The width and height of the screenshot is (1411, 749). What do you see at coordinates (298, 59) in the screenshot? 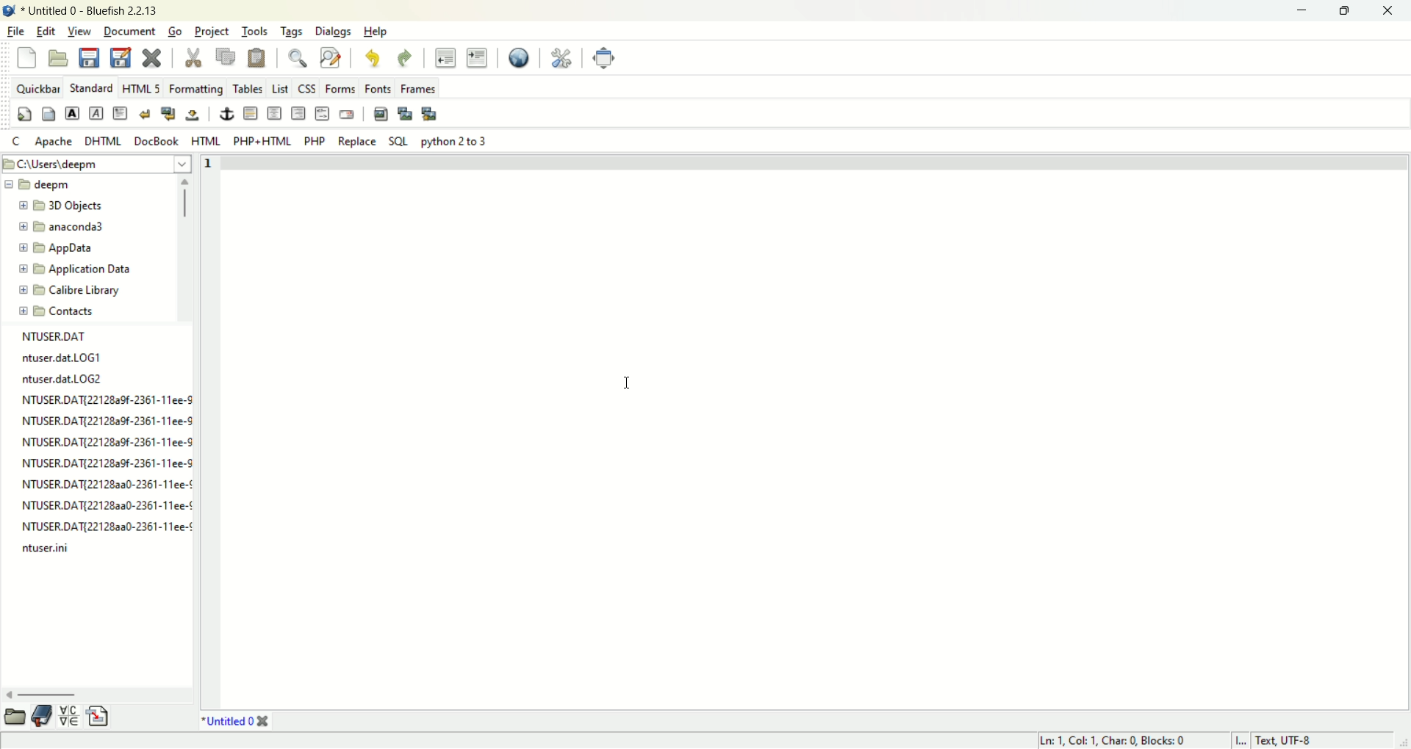
I see `find` at bounding box center [298, 59].